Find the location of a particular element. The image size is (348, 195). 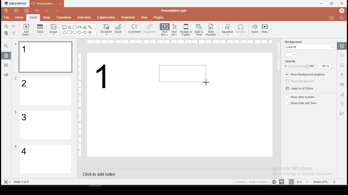

slide 1 is located at coordinates (45, 57).